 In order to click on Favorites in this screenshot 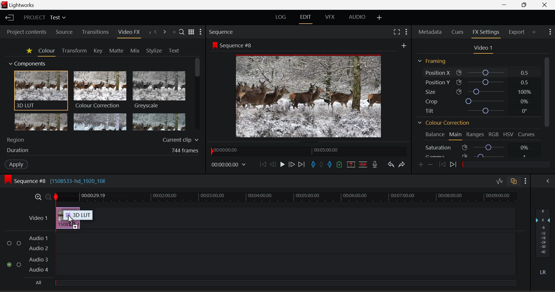, I will do `click(29, 51)`.